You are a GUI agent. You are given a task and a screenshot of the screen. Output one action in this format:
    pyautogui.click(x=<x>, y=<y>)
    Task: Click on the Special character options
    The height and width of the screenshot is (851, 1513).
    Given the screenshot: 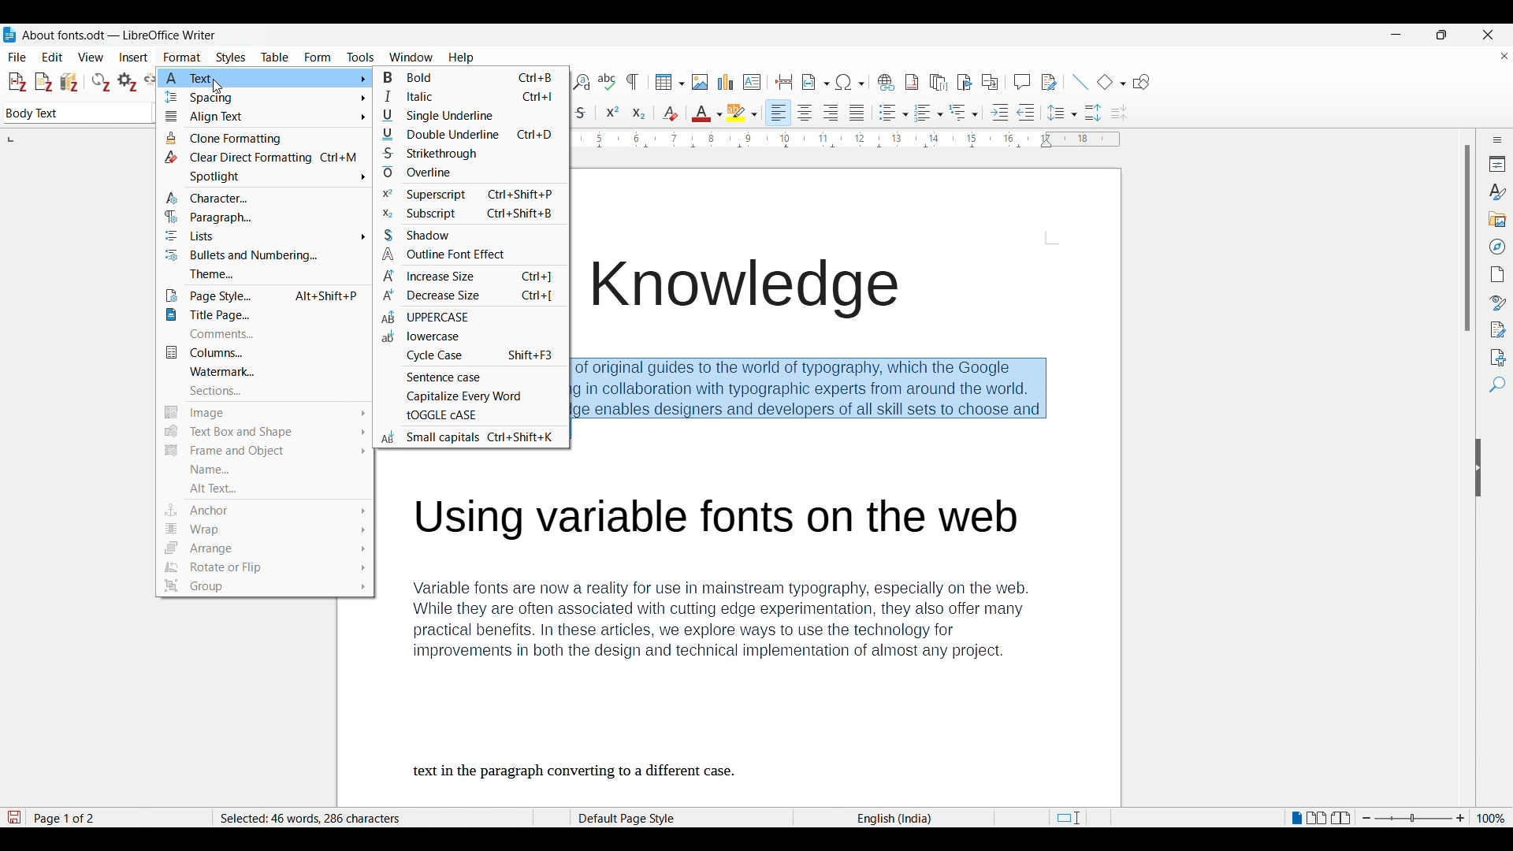 What is the action you would take?
    pyautogui.click(x=851, y=82)
    